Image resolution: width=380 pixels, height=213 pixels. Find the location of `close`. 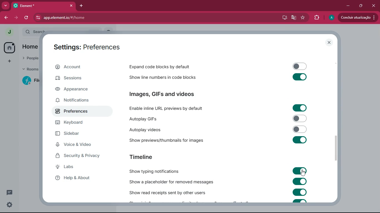

close is located at coordinates (374, 5).